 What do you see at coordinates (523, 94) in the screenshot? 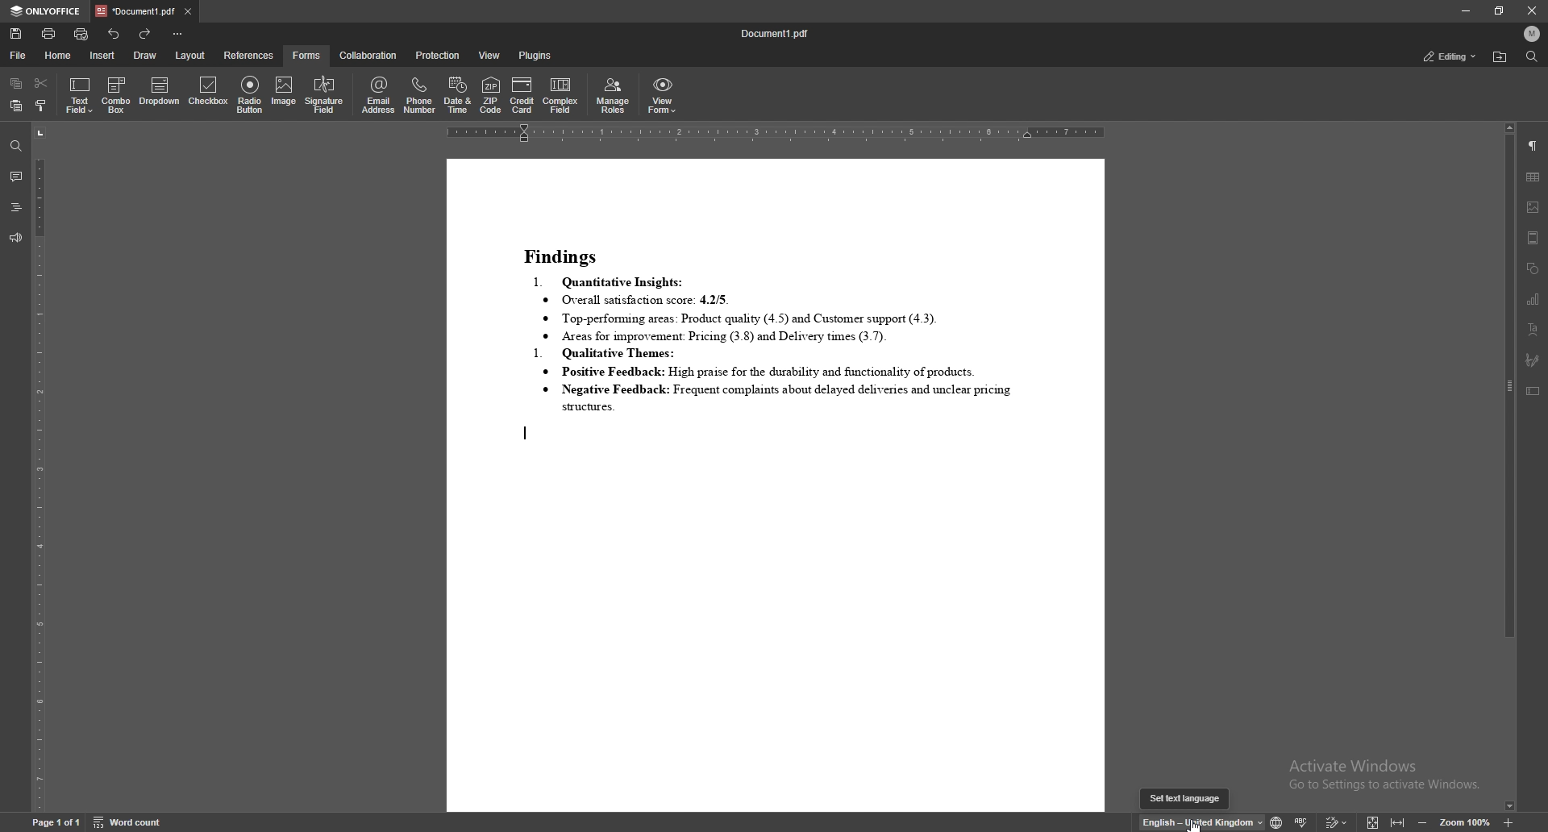
I see `credit card` at bounding box center [523, 94].